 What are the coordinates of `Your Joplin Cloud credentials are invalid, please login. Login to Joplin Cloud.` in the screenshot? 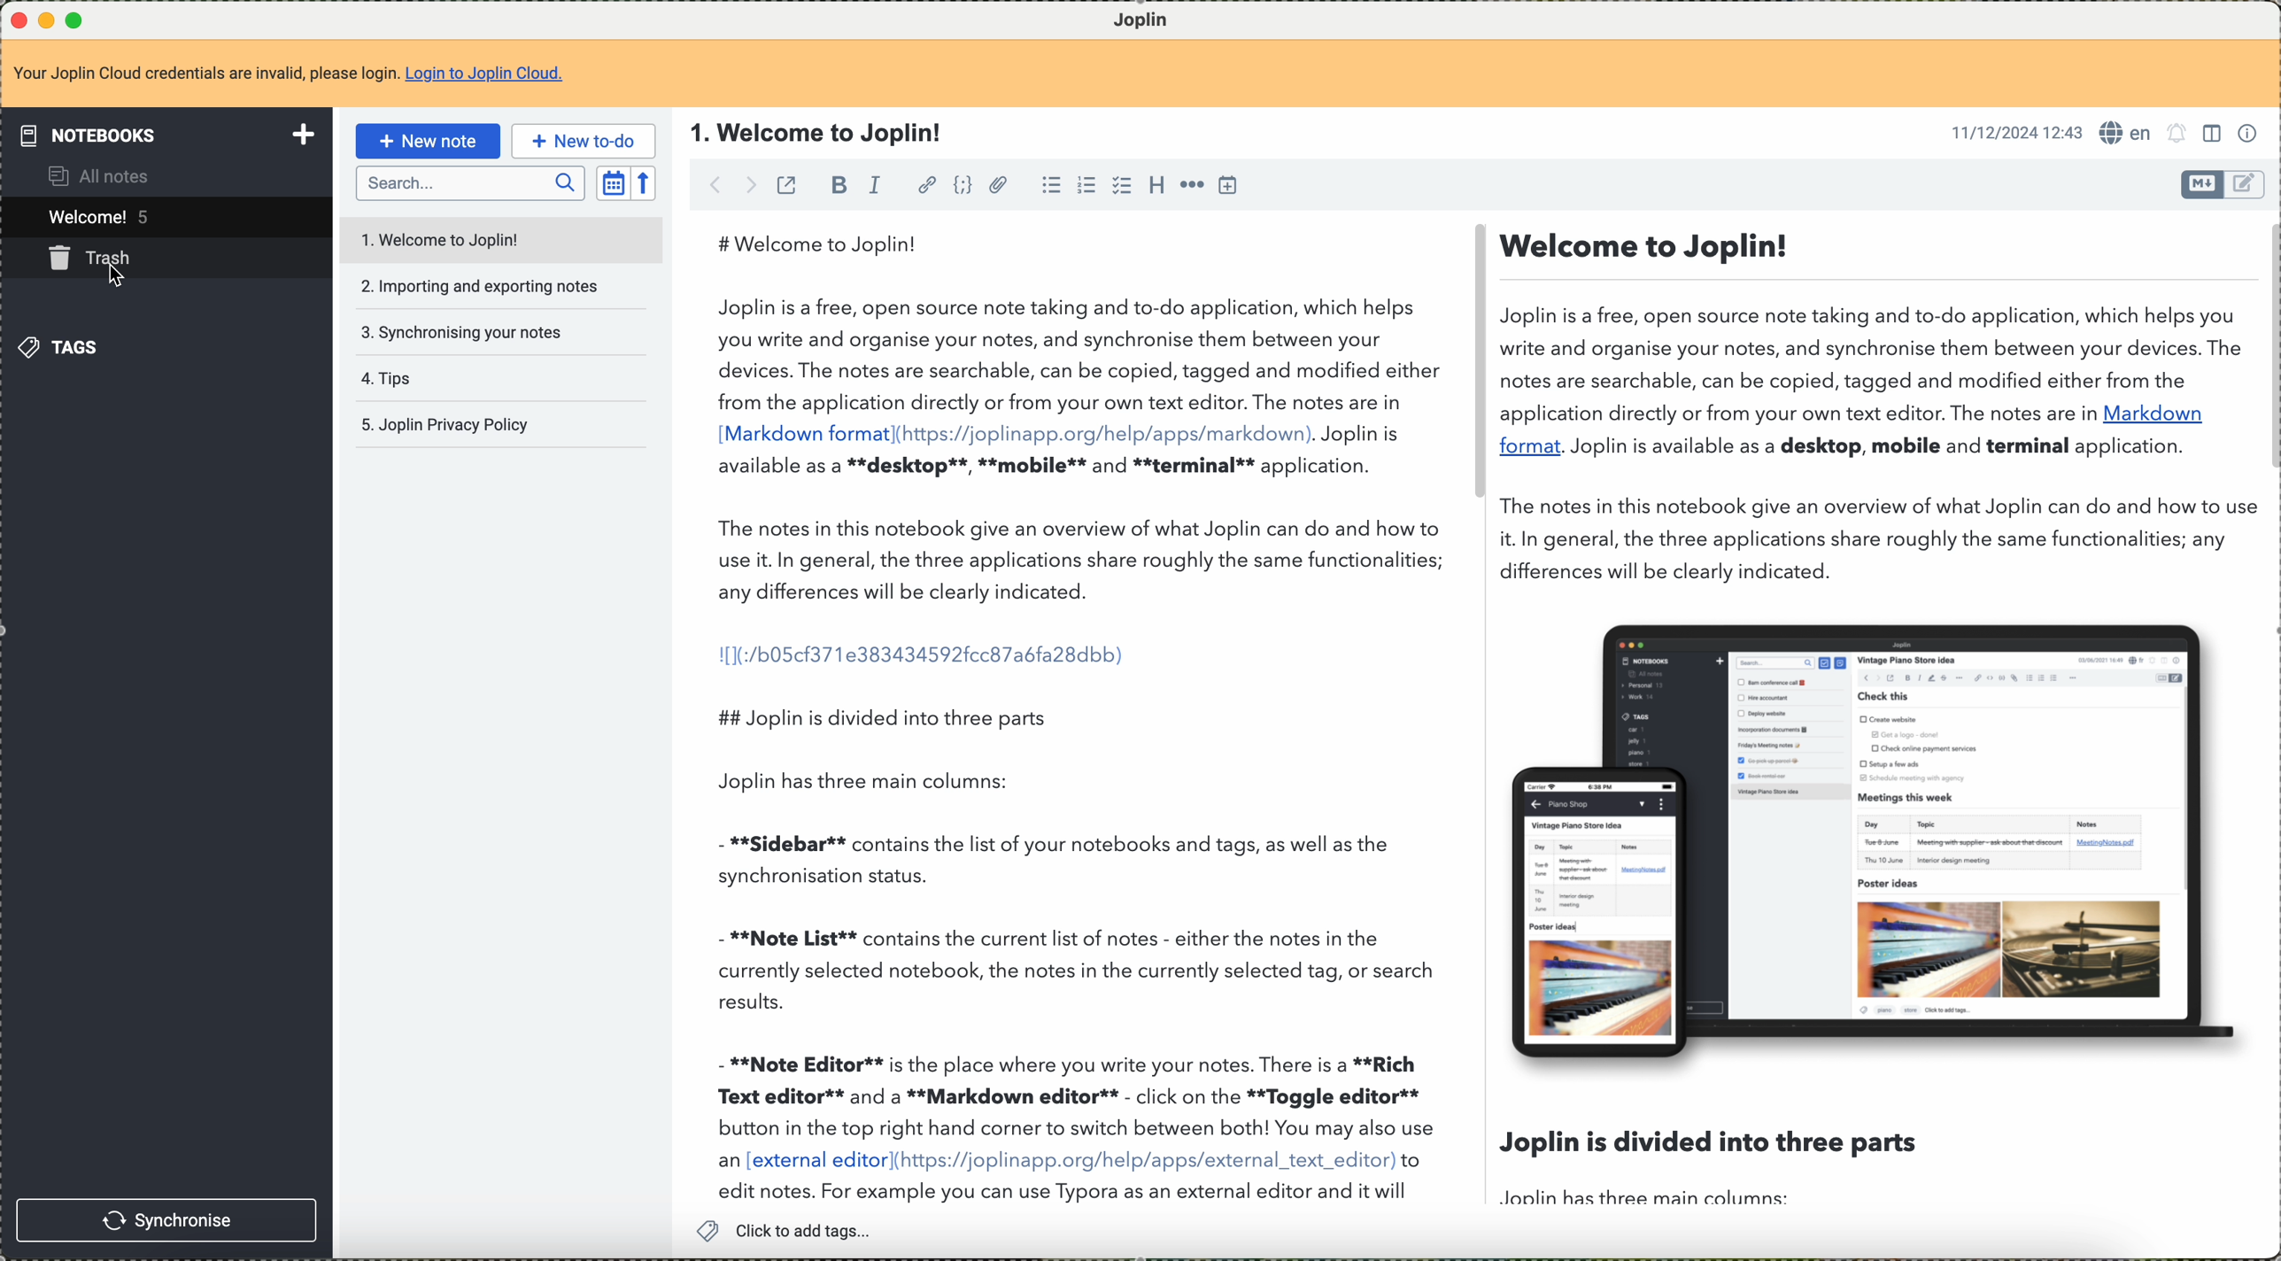 It's located at (305, 73).